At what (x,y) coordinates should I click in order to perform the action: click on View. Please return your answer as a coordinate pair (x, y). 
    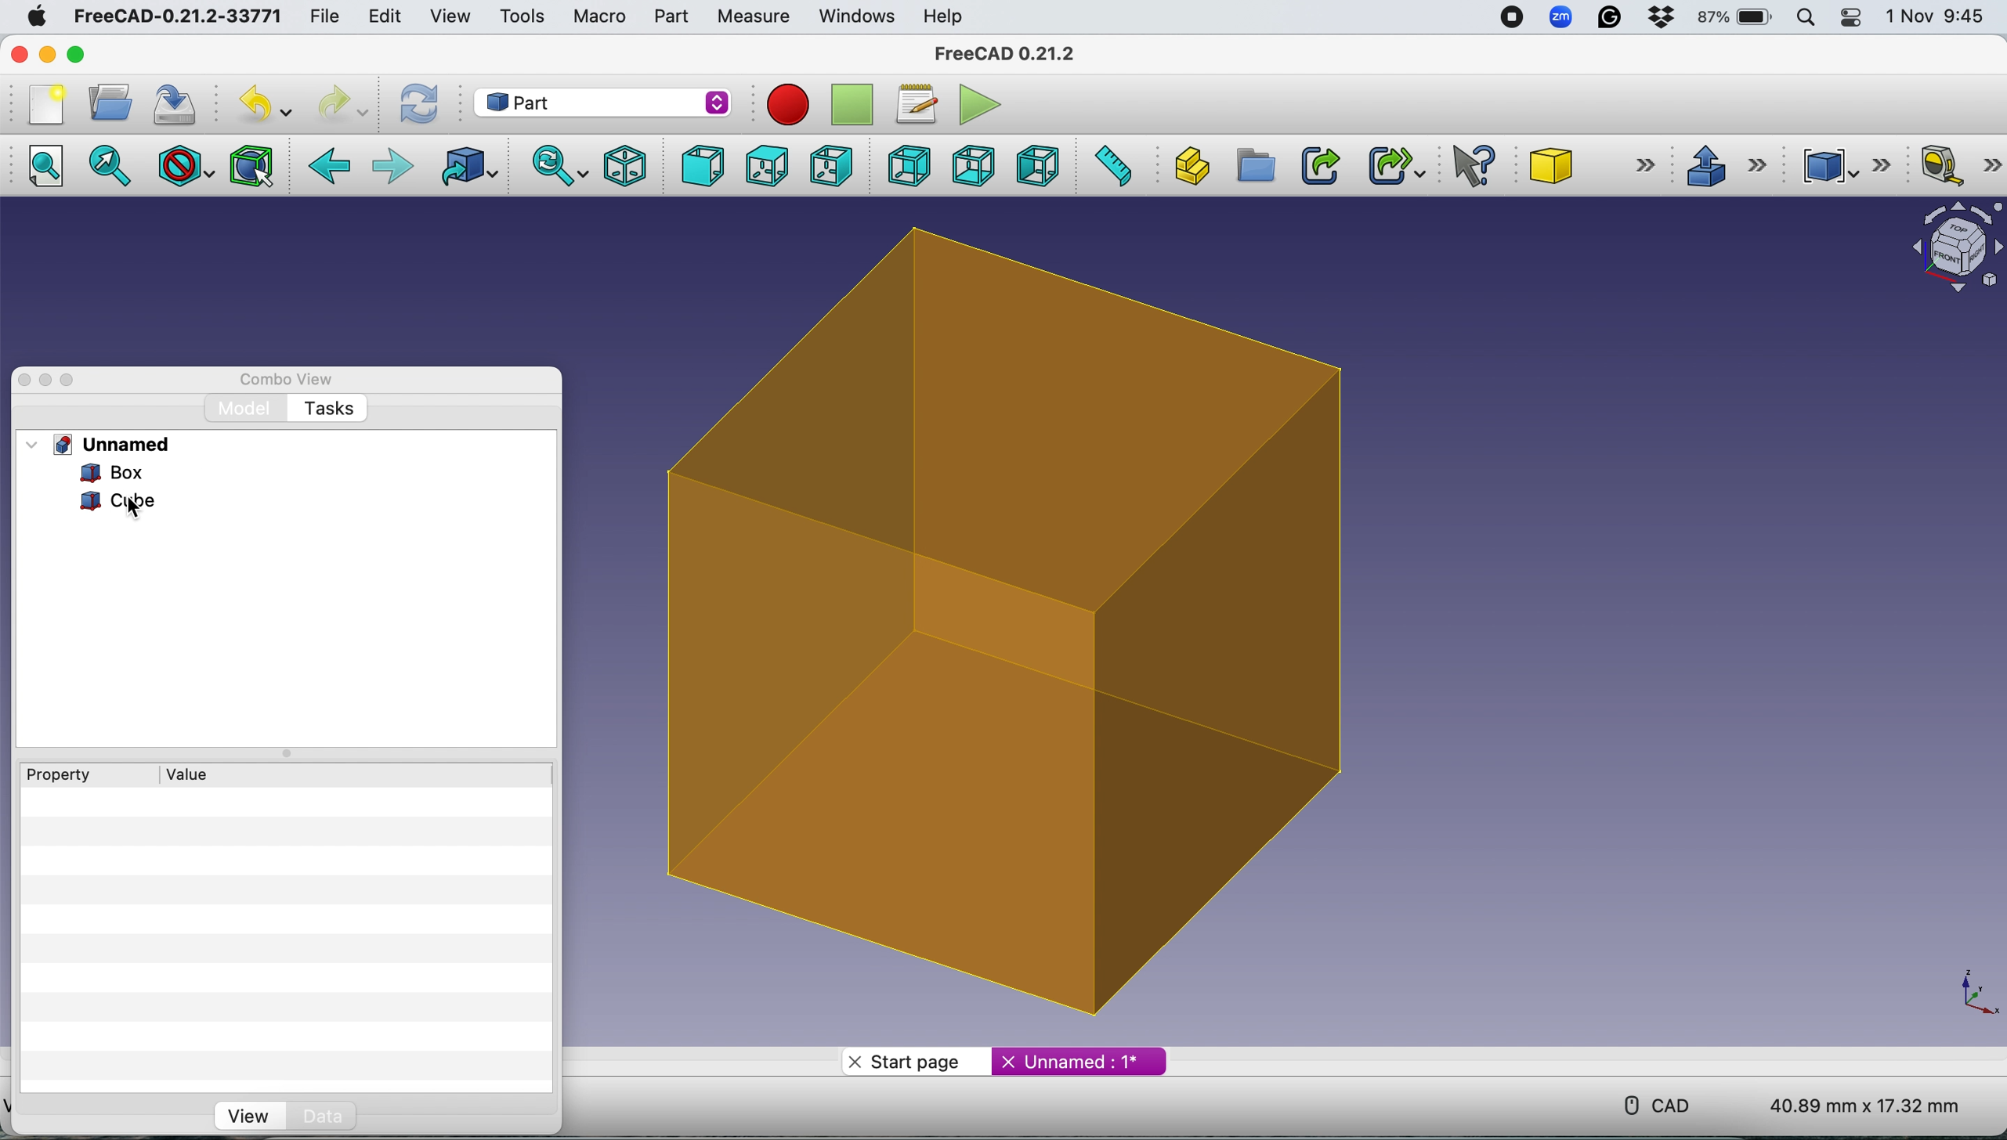
    Looking at the image, I should click on (450, 16).